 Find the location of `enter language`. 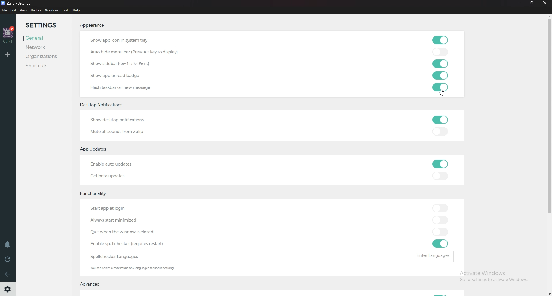

enter language is located at coordinates (435, 256).